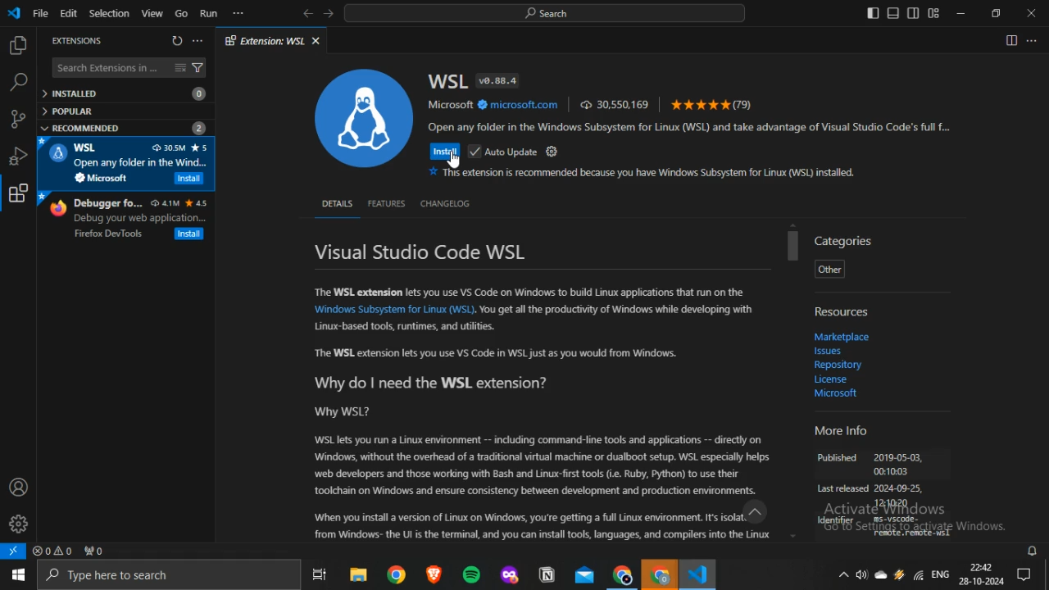 This screenshot has width=1049, height=590. I want to click on 30.5M 5, so click(179, 147).